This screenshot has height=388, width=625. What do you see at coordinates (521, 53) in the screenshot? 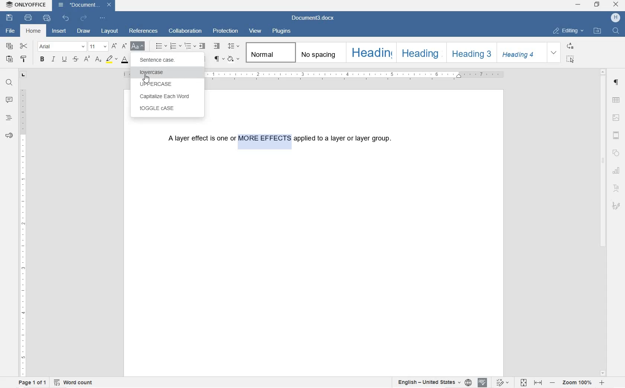
I see `HEADING 4` at bounding box center [521, 53].